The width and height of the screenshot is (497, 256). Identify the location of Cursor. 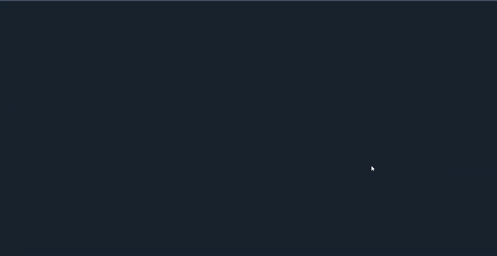
(373, 169).